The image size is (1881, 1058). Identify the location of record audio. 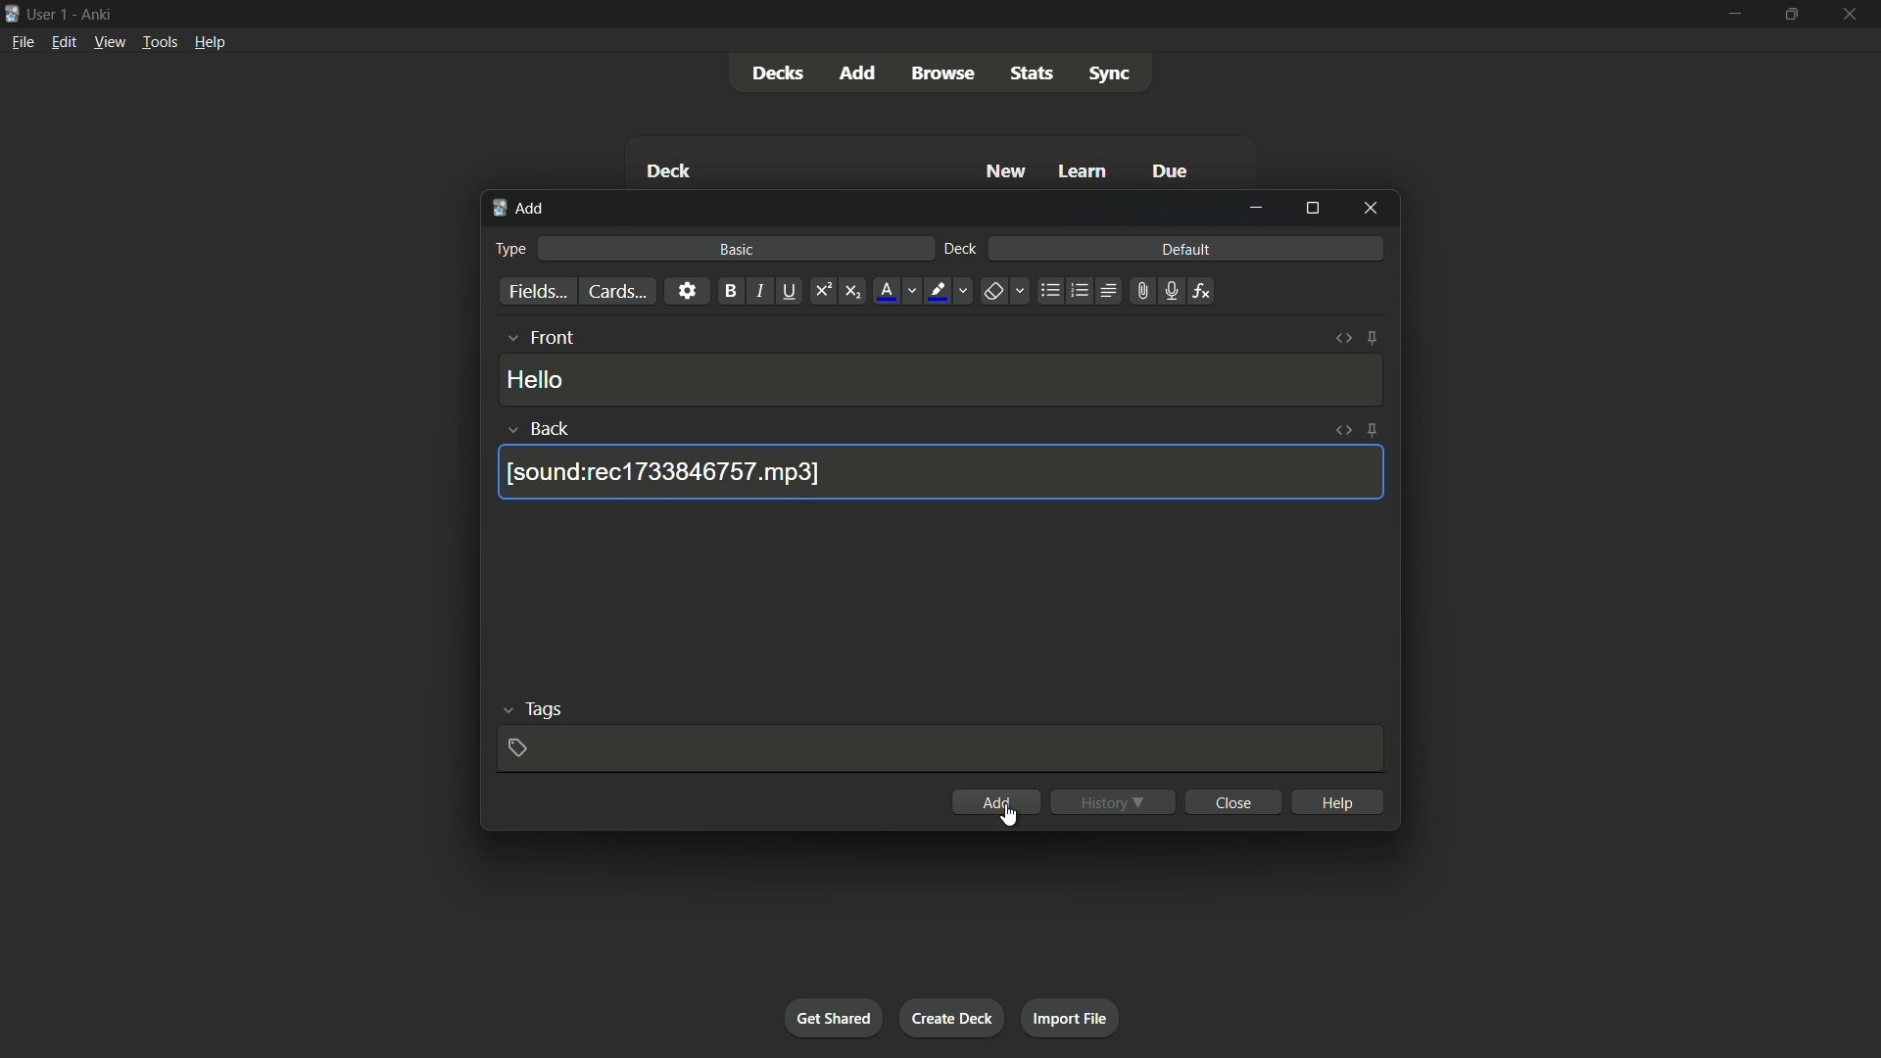
(1169, 291).